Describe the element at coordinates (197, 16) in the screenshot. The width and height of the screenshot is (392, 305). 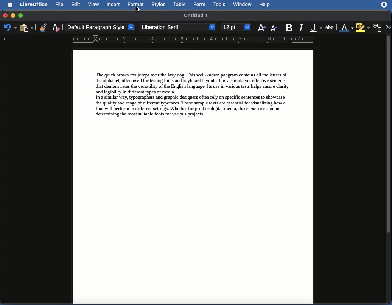
I see `Name` at that location.